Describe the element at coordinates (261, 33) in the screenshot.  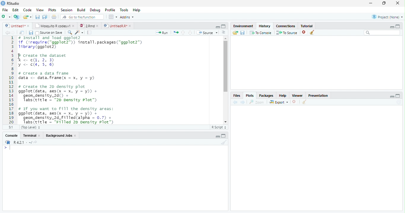
I see `To console` at that location.